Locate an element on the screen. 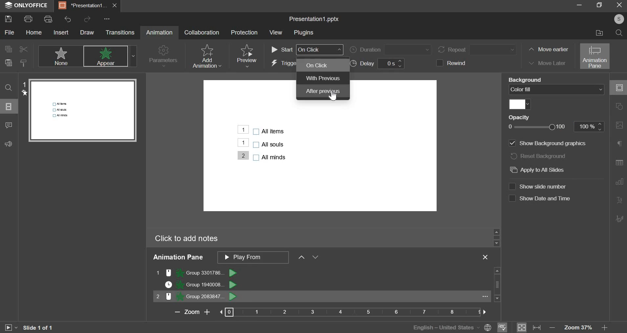 Image resolution: width=627 pixels, height=333 pixels. exit is located at coordinates (115, 6).